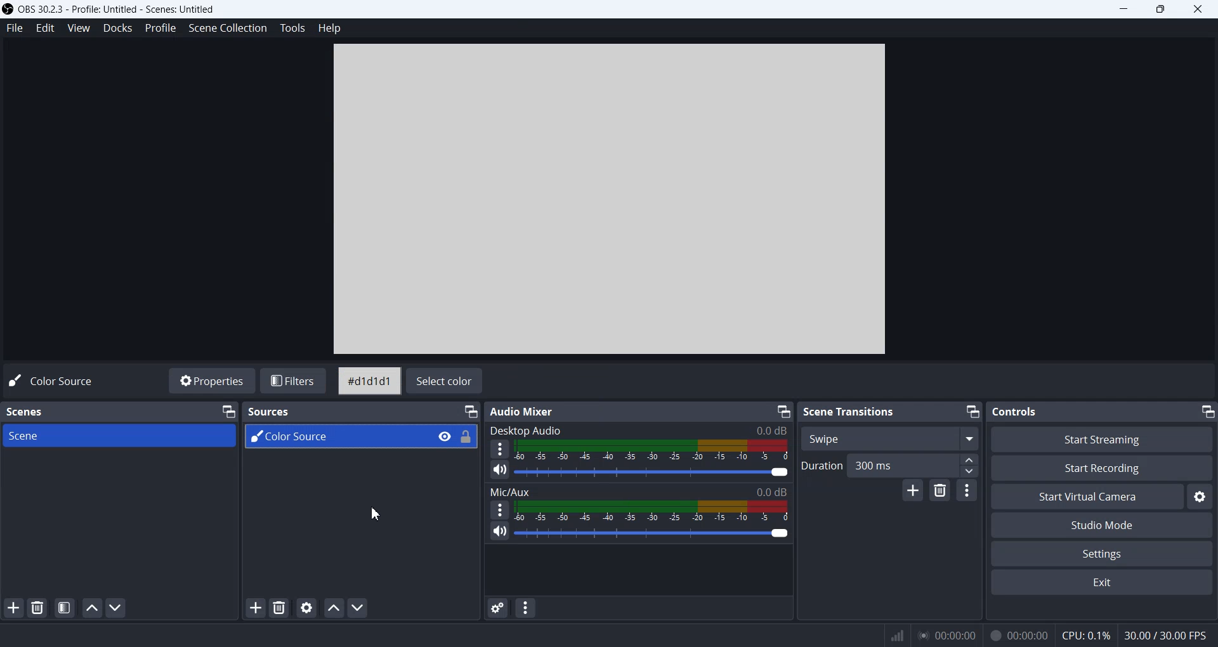  Describe the element at coordinates (638, 490) in the screenshot. I see `Mic/Aux 0.0dB` at that location.